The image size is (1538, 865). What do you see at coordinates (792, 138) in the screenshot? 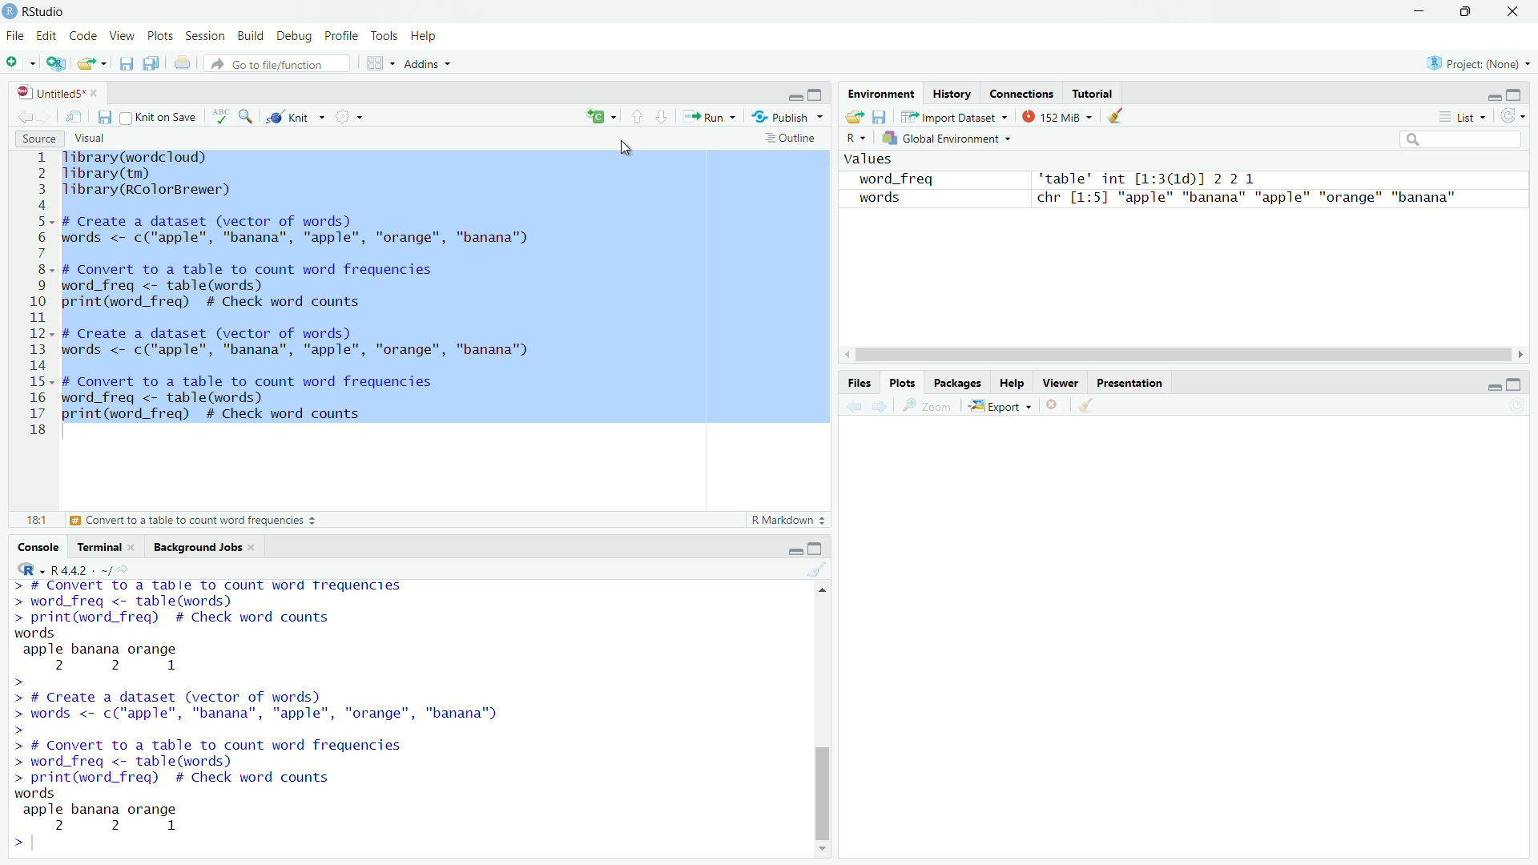
I see `Outiline` at bounding box center [792, 138].